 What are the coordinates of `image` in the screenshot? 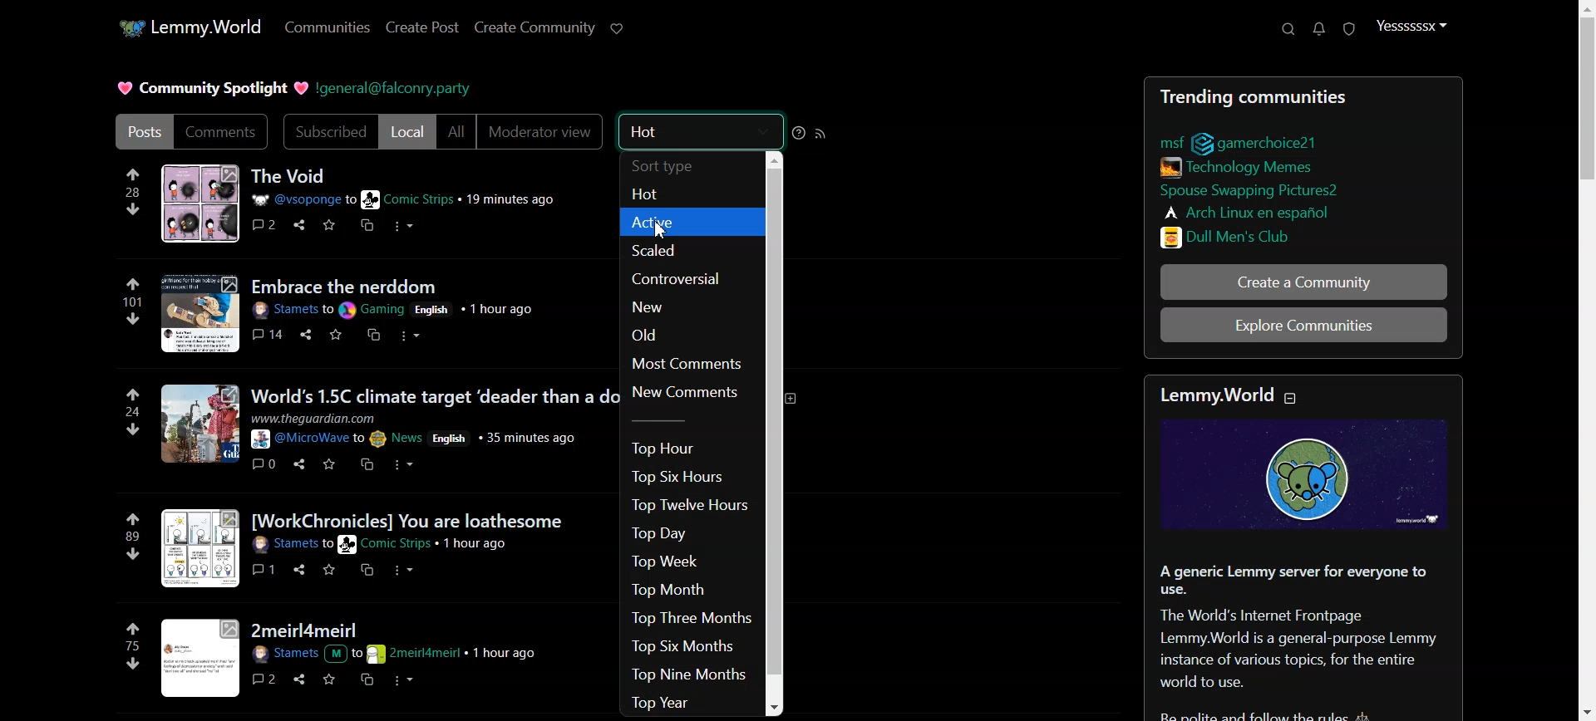 It's located at (199, 204).